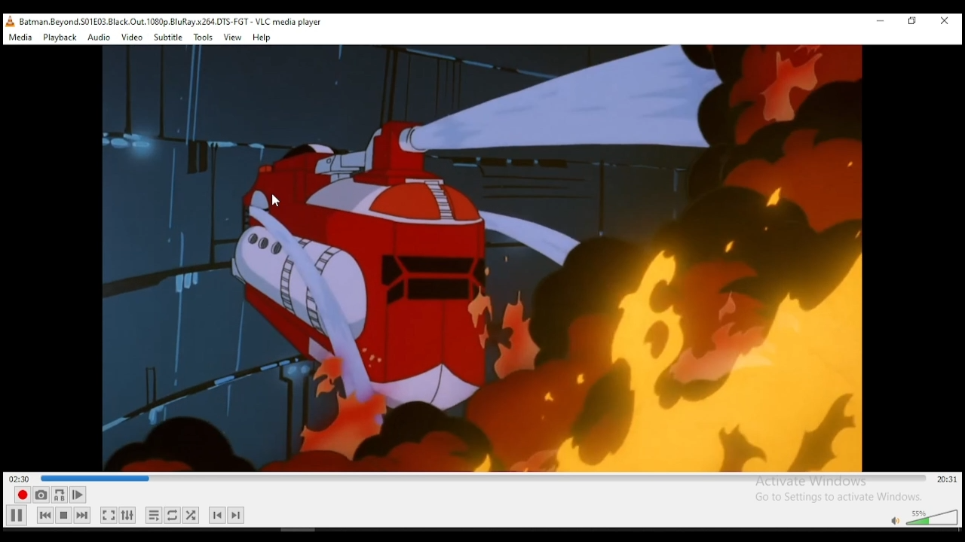  Describe the element at coordinates (60, 494) in the screenshot. I see `loop between point A and point B.. click to add point A` at that location.